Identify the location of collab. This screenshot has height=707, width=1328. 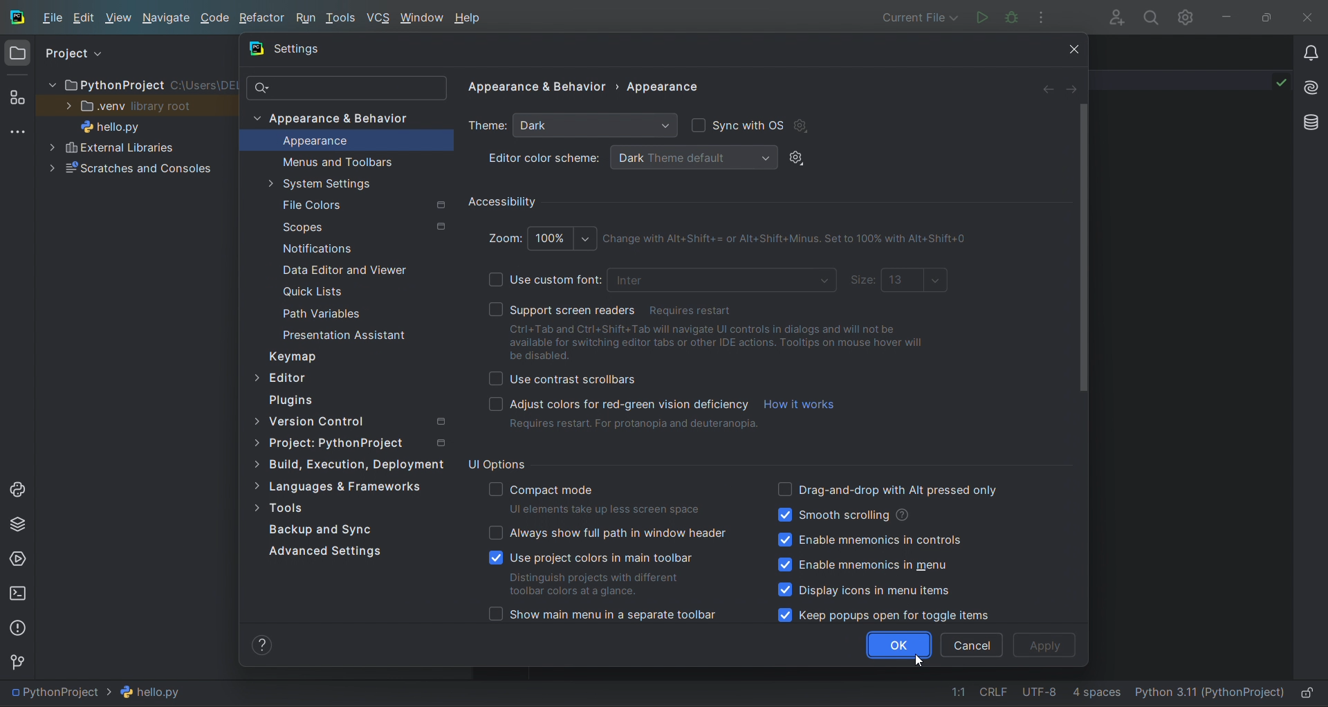
(1116, 17).